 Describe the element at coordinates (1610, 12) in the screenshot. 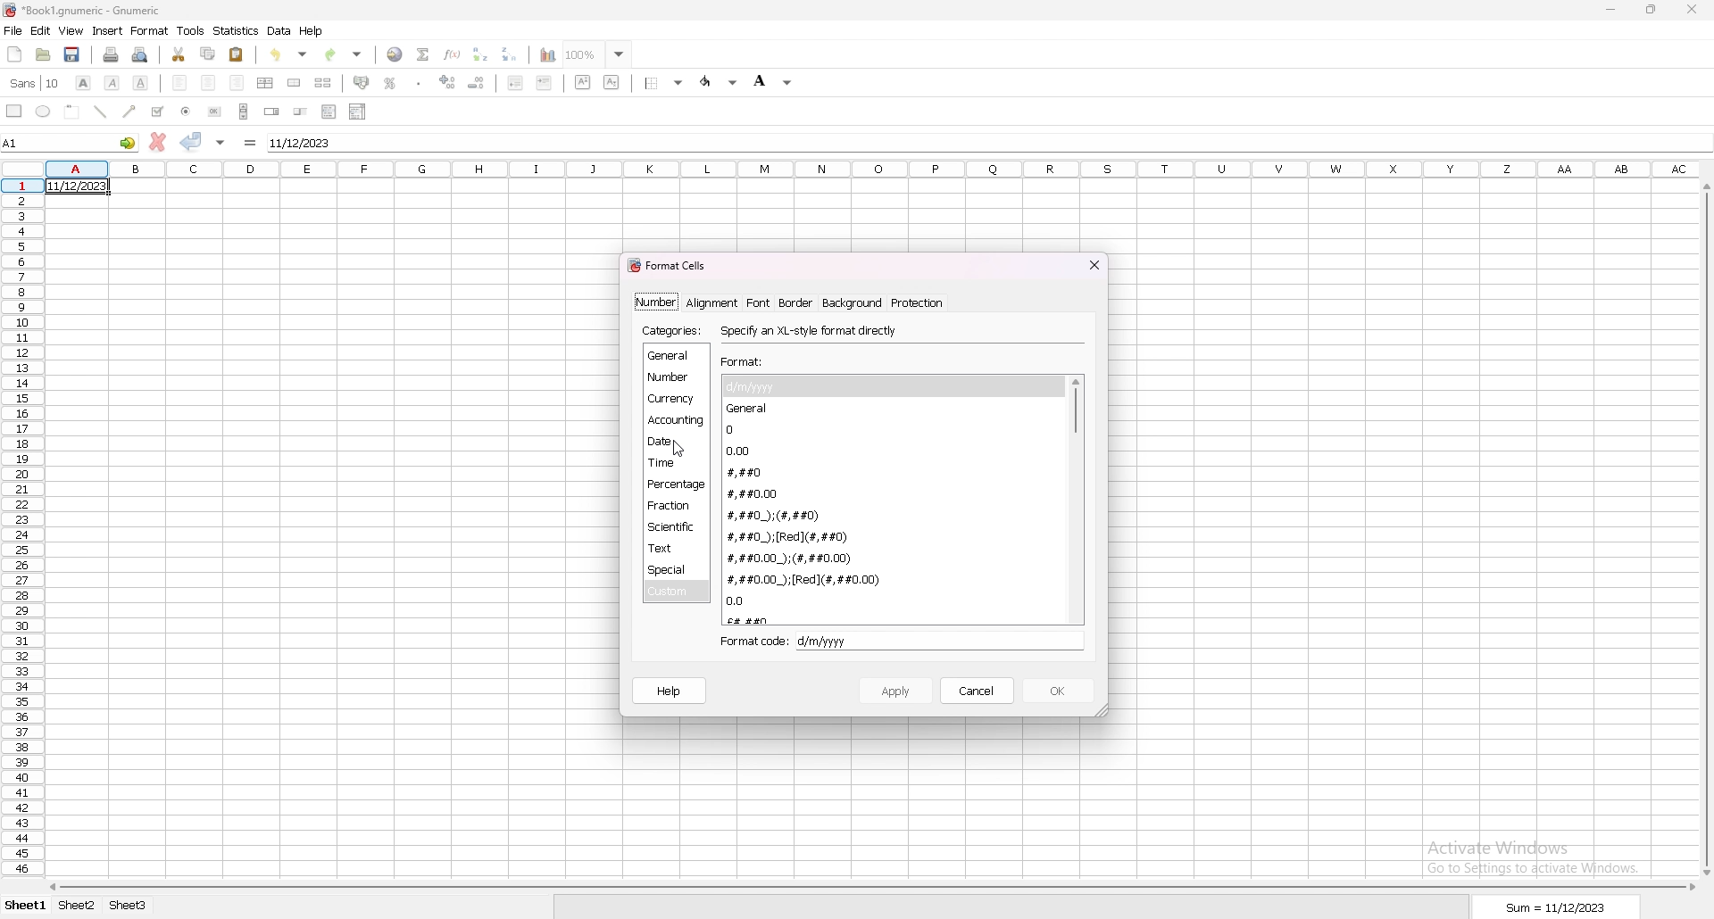

I see `minimize` at that location.